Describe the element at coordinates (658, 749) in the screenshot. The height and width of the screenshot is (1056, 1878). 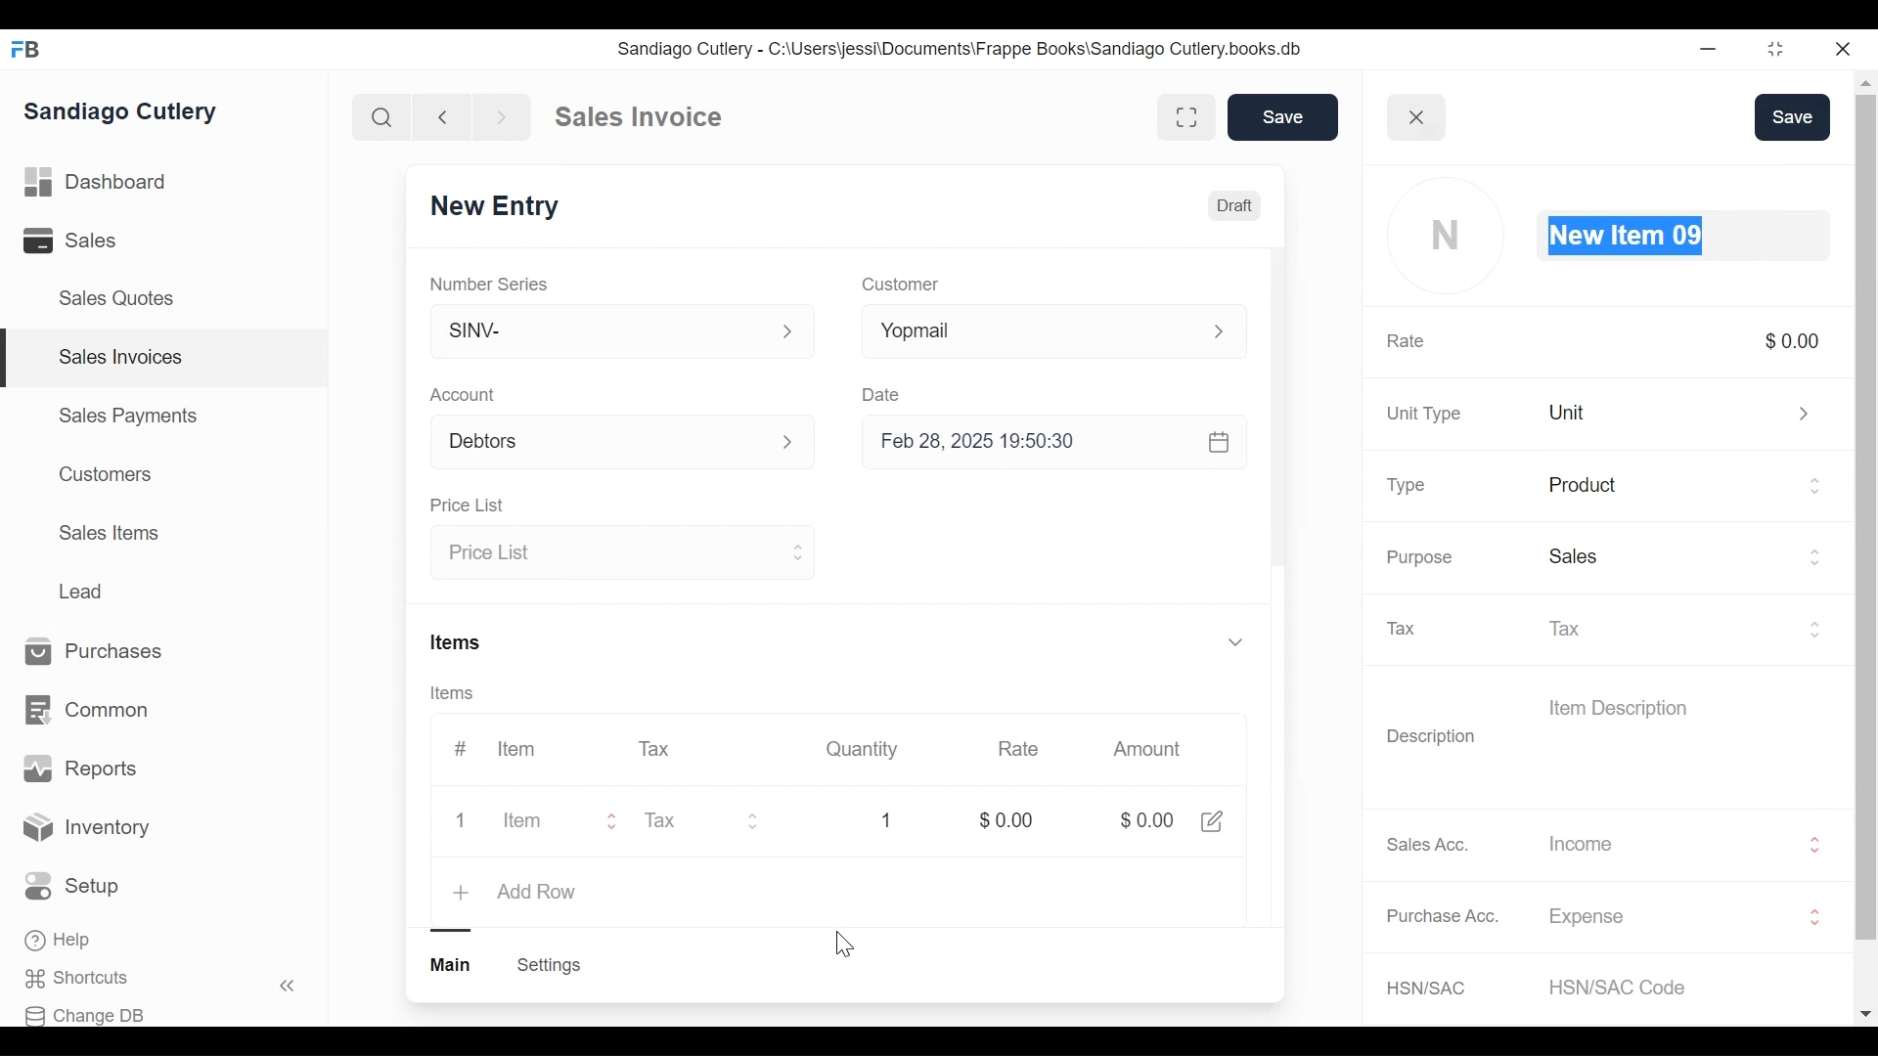
I see `Tax` at that location.